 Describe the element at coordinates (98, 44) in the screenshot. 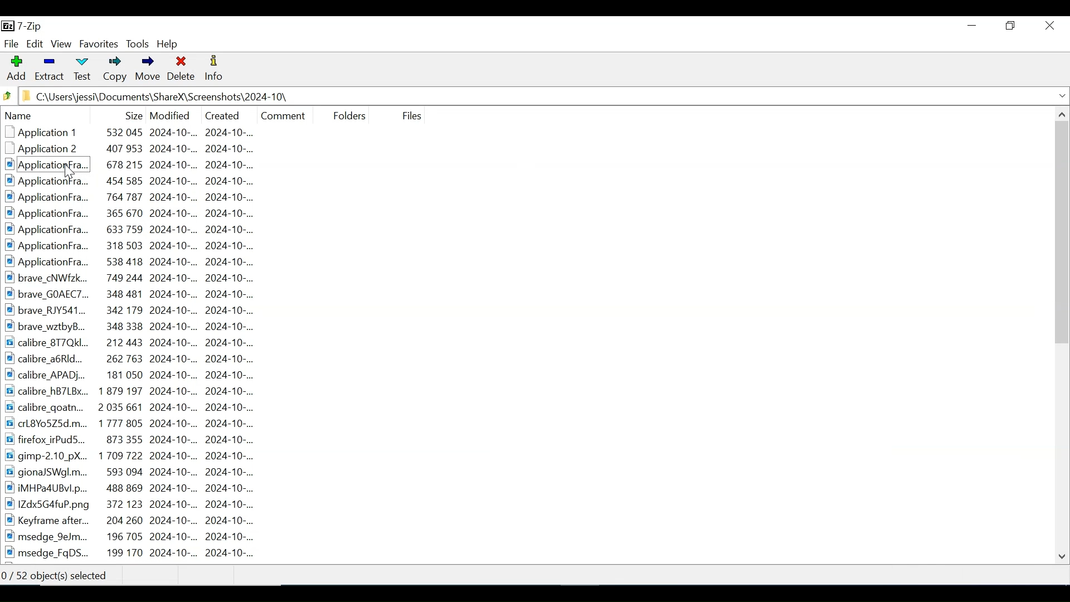

I see `Favorites` at that location.